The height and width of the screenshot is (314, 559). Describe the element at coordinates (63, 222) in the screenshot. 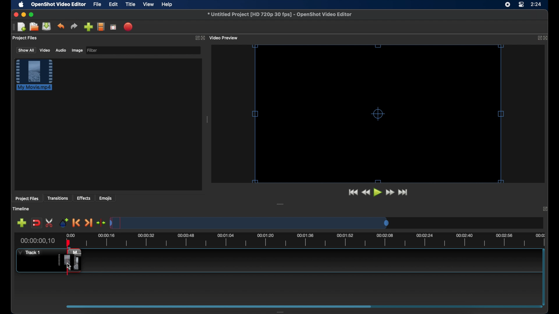

I see `add marker` at that location.